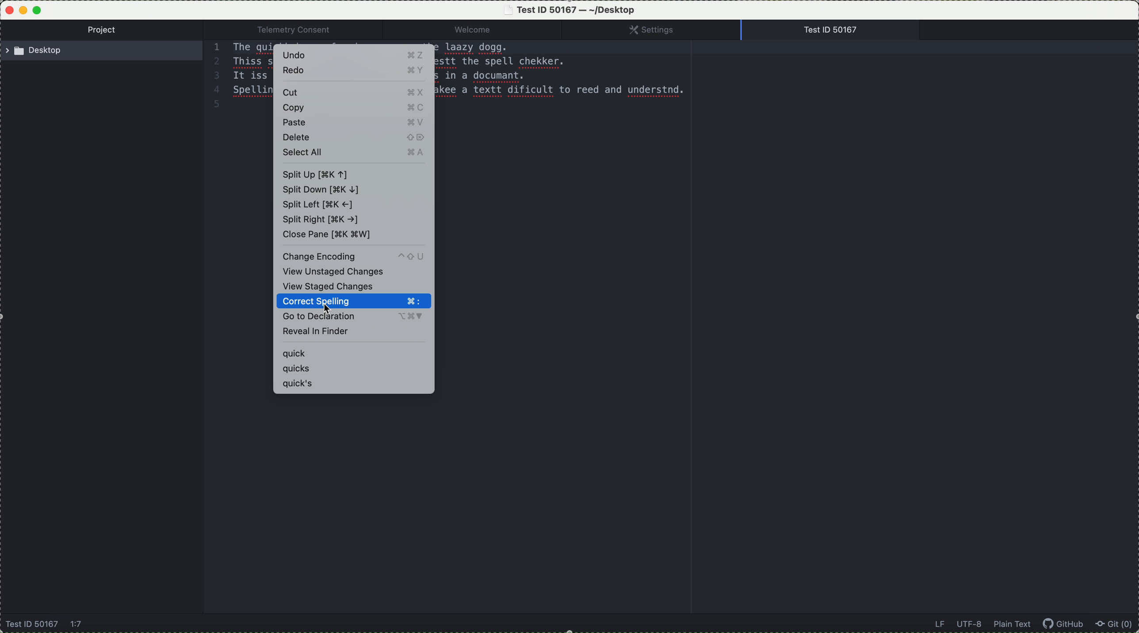 The width and height of the screenshot is (1139, 633). Describe the element at coordinates (487, 30) in the screenshot. I see `welcome` at that location.